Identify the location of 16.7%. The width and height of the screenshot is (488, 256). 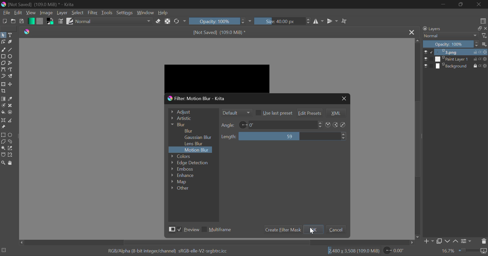
(448, 251).